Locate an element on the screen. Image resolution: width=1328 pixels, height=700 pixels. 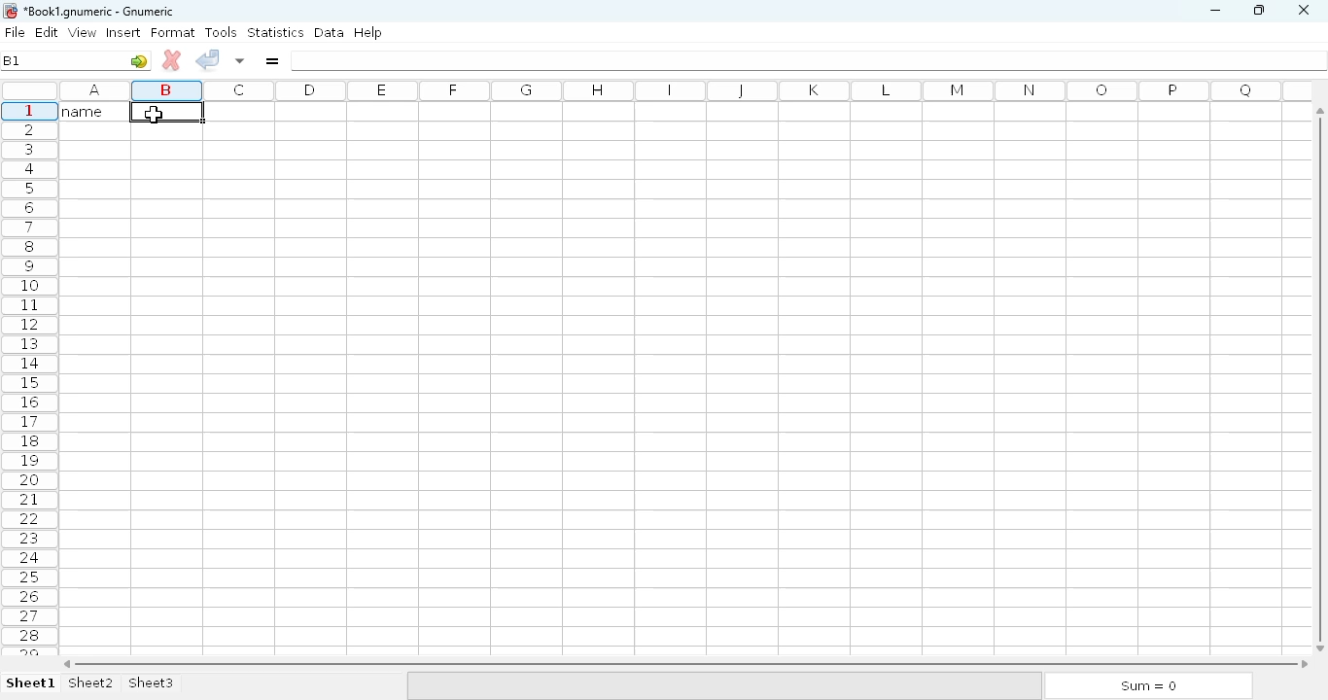
edit is located at coordinates (48, 32).